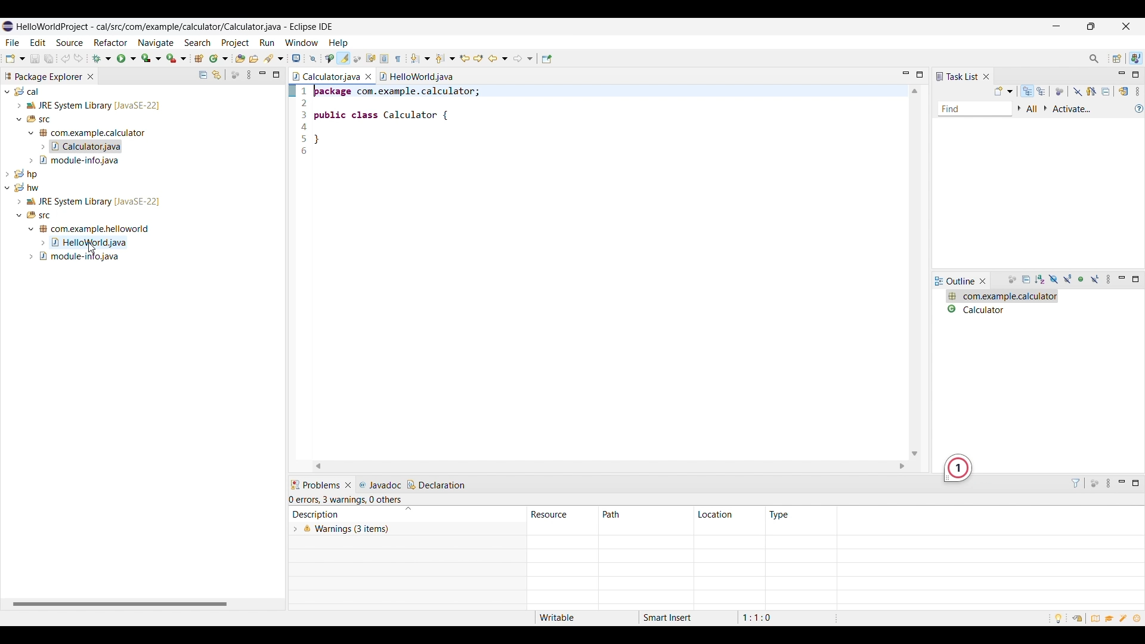 Image resolution: width=1145 pixels, height=644 pixels. Describe the element at coordinates (1078, 92) in the screenshot. I see `Hide completed tasks` at that location.